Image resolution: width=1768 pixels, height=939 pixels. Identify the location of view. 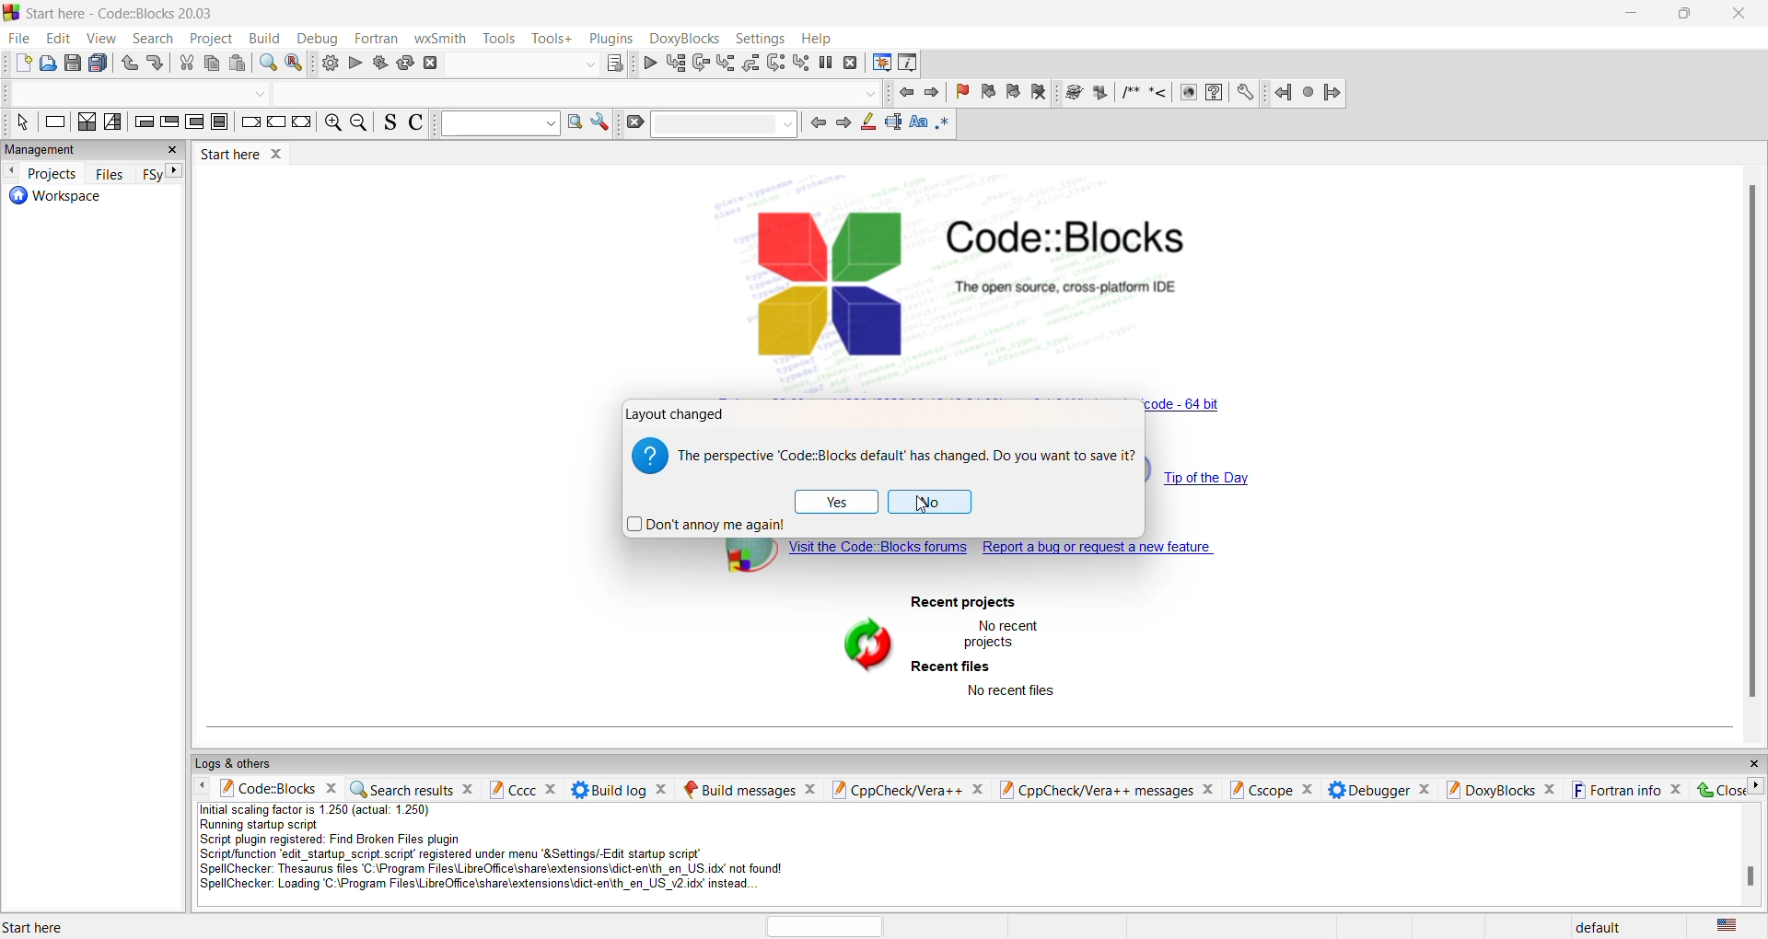
(101, 39).